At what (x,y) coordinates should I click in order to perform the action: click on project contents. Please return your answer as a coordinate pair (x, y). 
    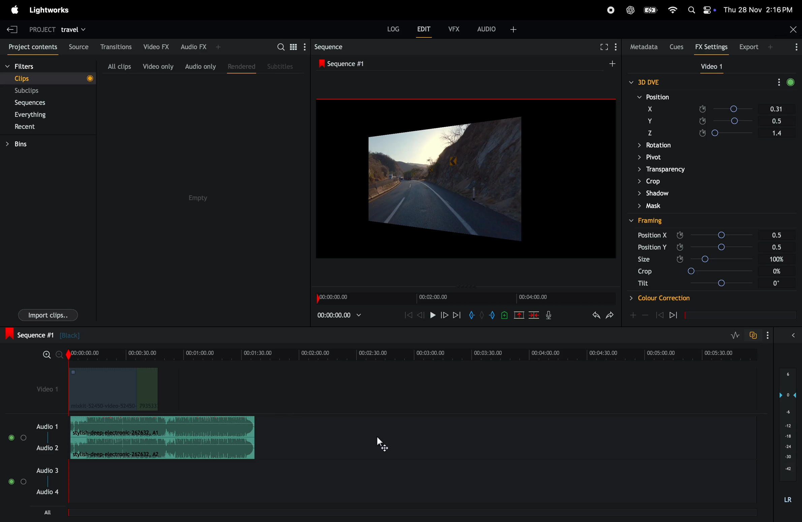
    Looking at the image, I should click on (31, 47).